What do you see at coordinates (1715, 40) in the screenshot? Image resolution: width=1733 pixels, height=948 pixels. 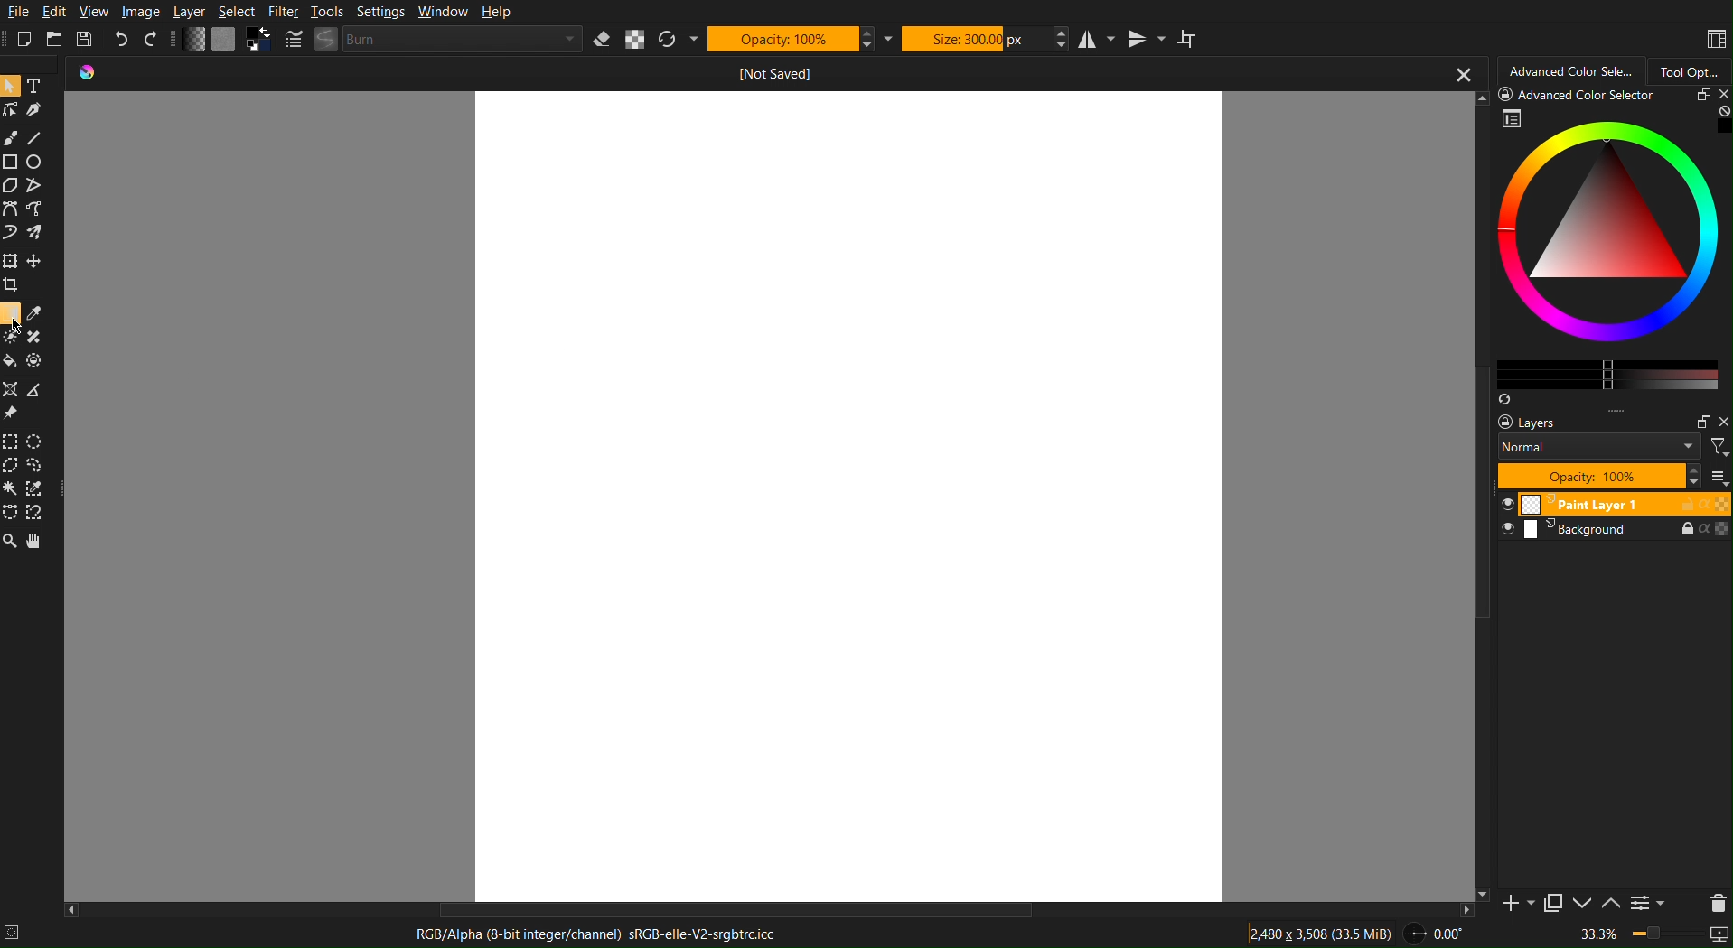 I see `Workspaces` at bounding box center [1715, 40].